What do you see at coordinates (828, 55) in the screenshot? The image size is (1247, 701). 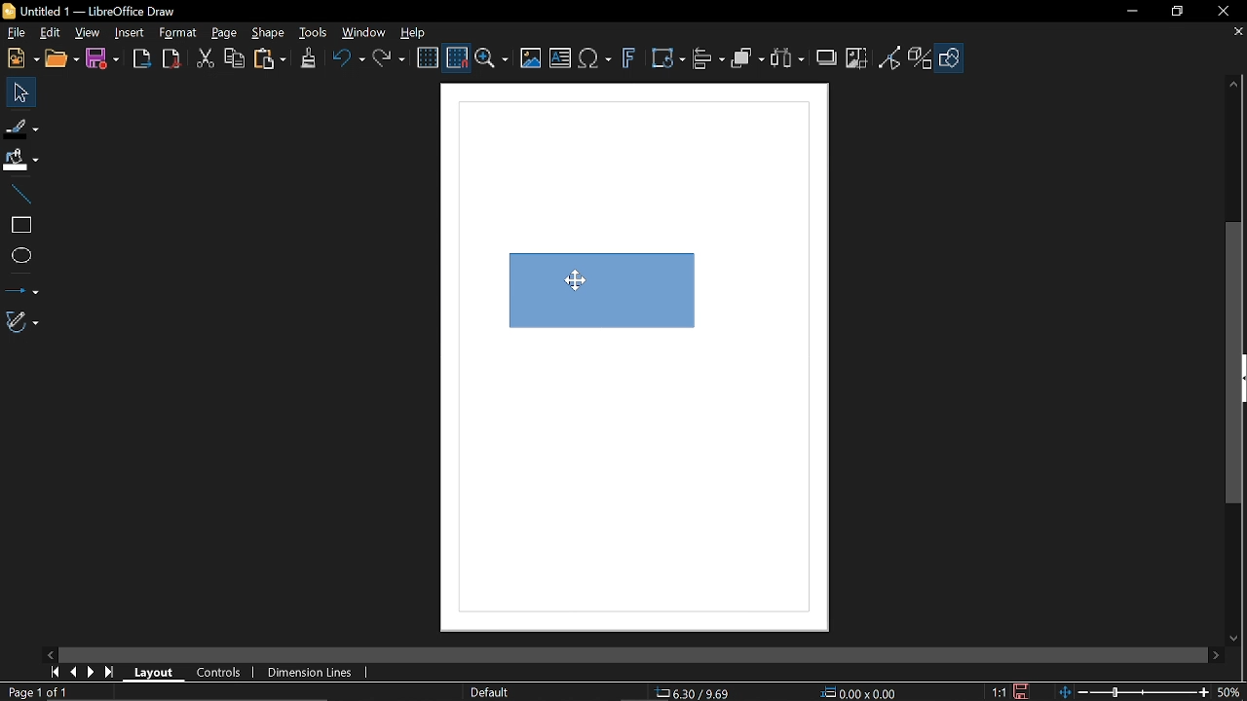 I see `Shadow` at bounding box center [828, 55].